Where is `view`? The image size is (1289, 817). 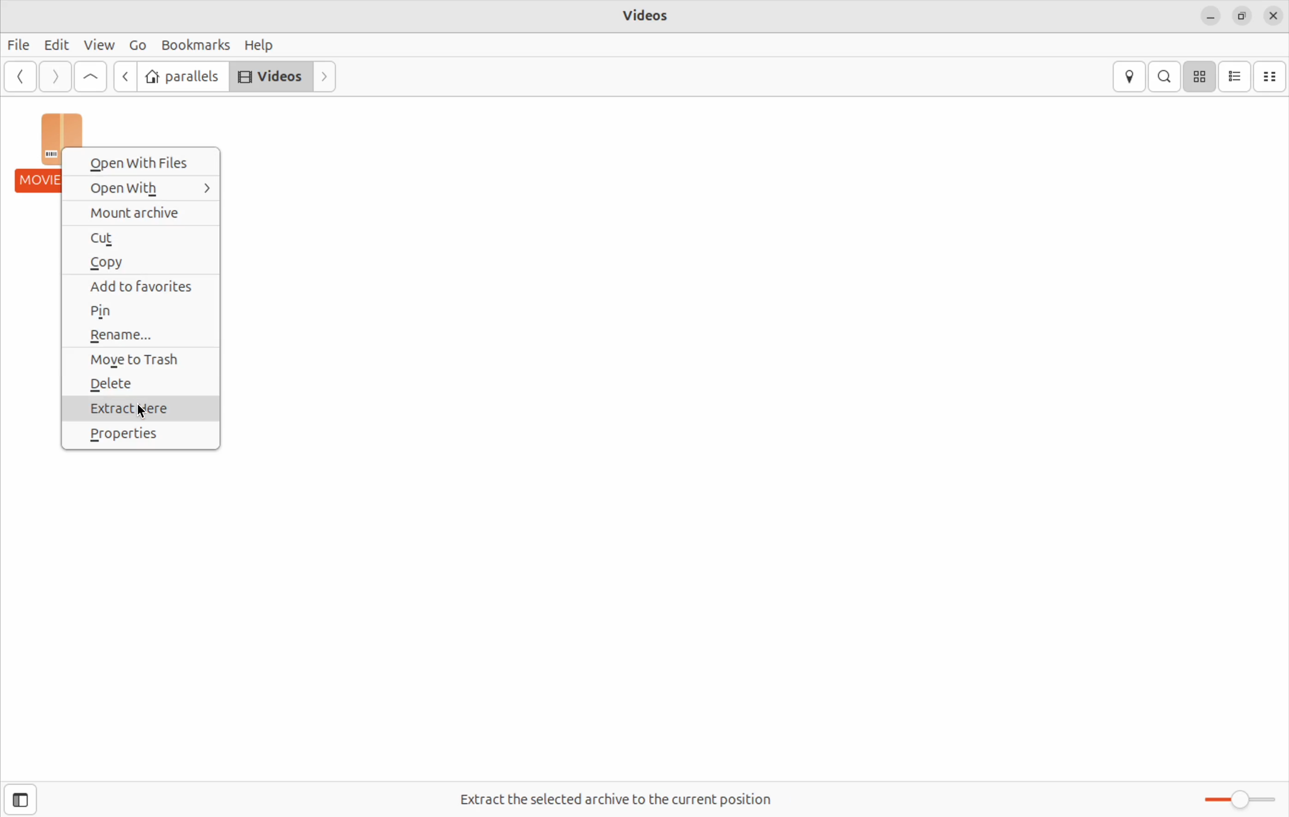 view is located at coordinates (98, 45).